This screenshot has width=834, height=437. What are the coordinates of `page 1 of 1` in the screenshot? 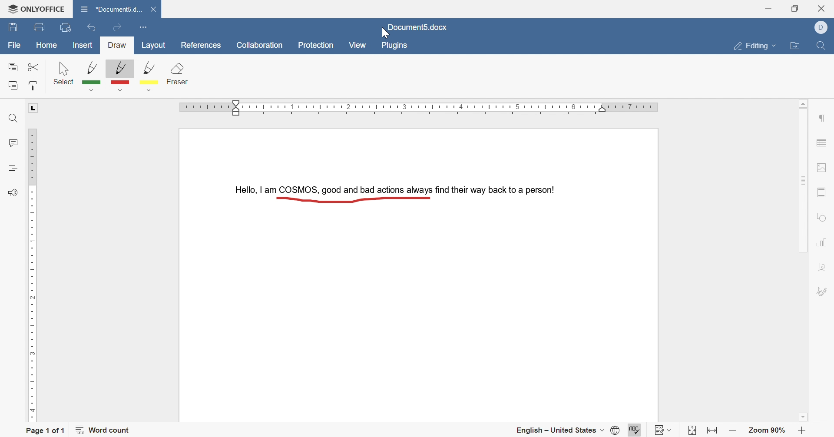 It's located at (46, 430).